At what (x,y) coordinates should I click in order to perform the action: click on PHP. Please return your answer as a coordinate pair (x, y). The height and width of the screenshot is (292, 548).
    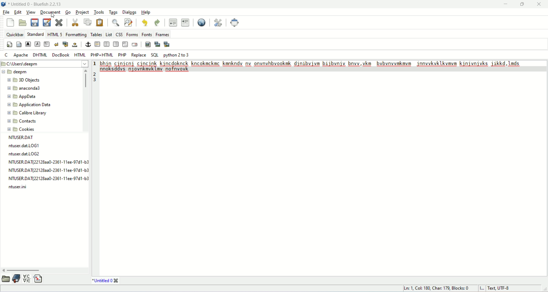
    Looking at the image, I should click on (122, 54).